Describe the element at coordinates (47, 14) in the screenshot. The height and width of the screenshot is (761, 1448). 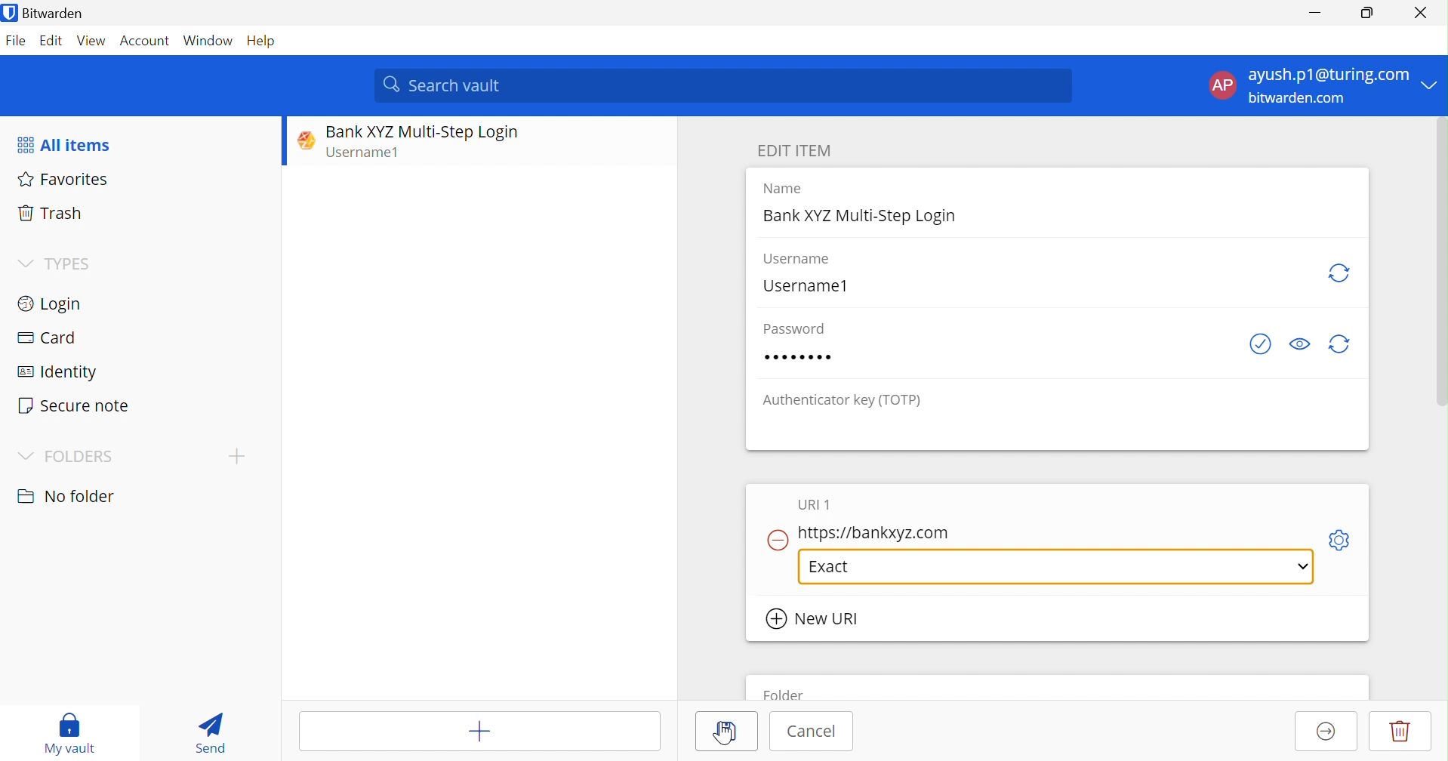
I see `Bitwarden` at that location.